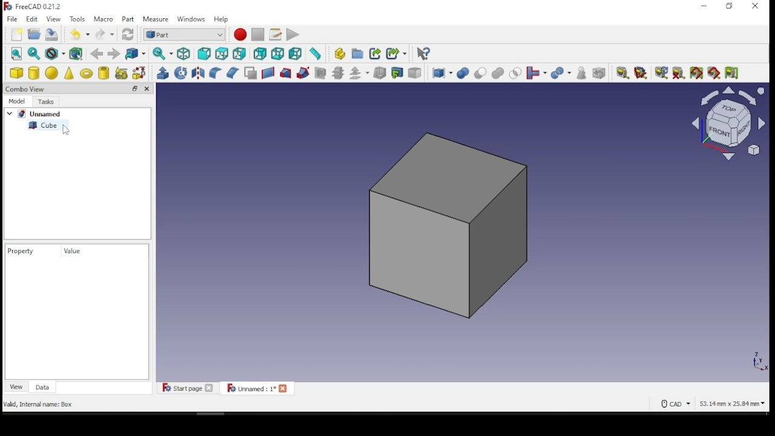  What do you see at coordinates (157, 20) in the screenshot?
I see `measure` at bounding box center [157, 20].